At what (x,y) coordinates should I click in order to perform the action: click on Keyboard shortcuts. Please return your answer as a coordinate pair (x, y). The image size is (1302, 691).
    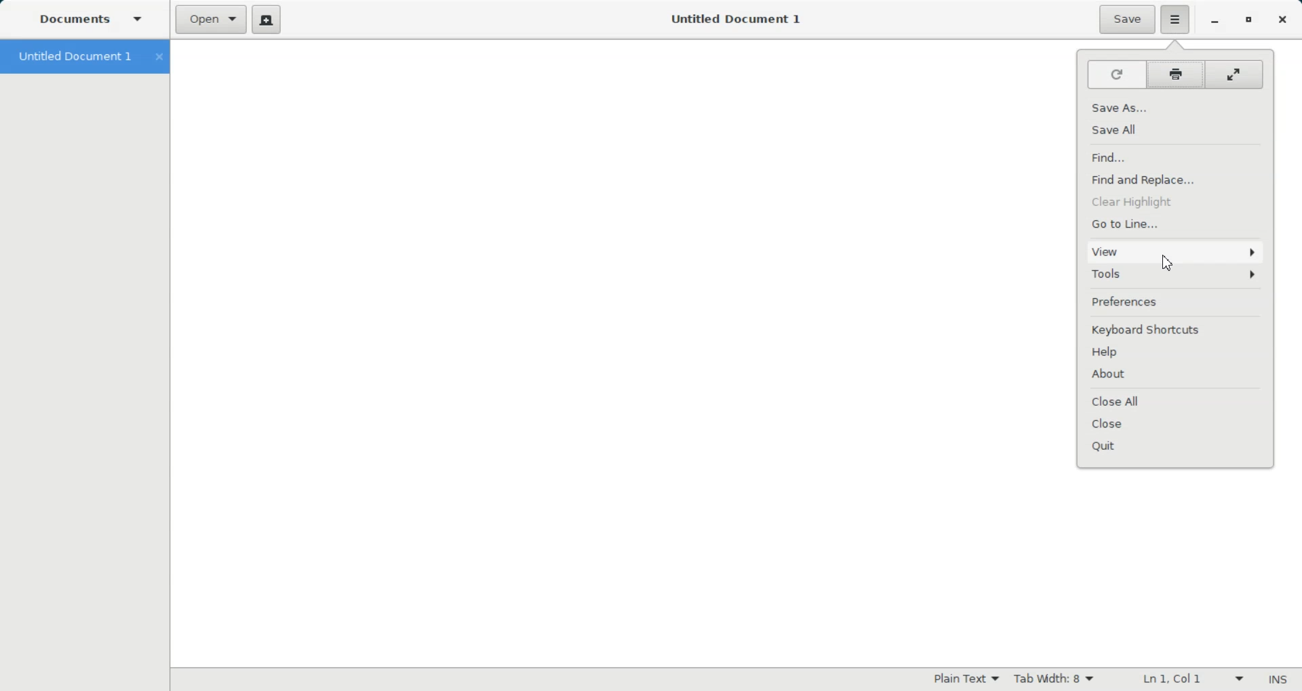
    Looking at the image, I should click on (1176, 329).